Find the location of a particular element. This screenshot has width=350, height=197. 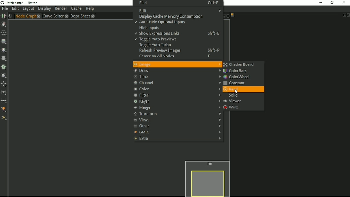

Toggle auto previews is located at coordinates (155, 40).